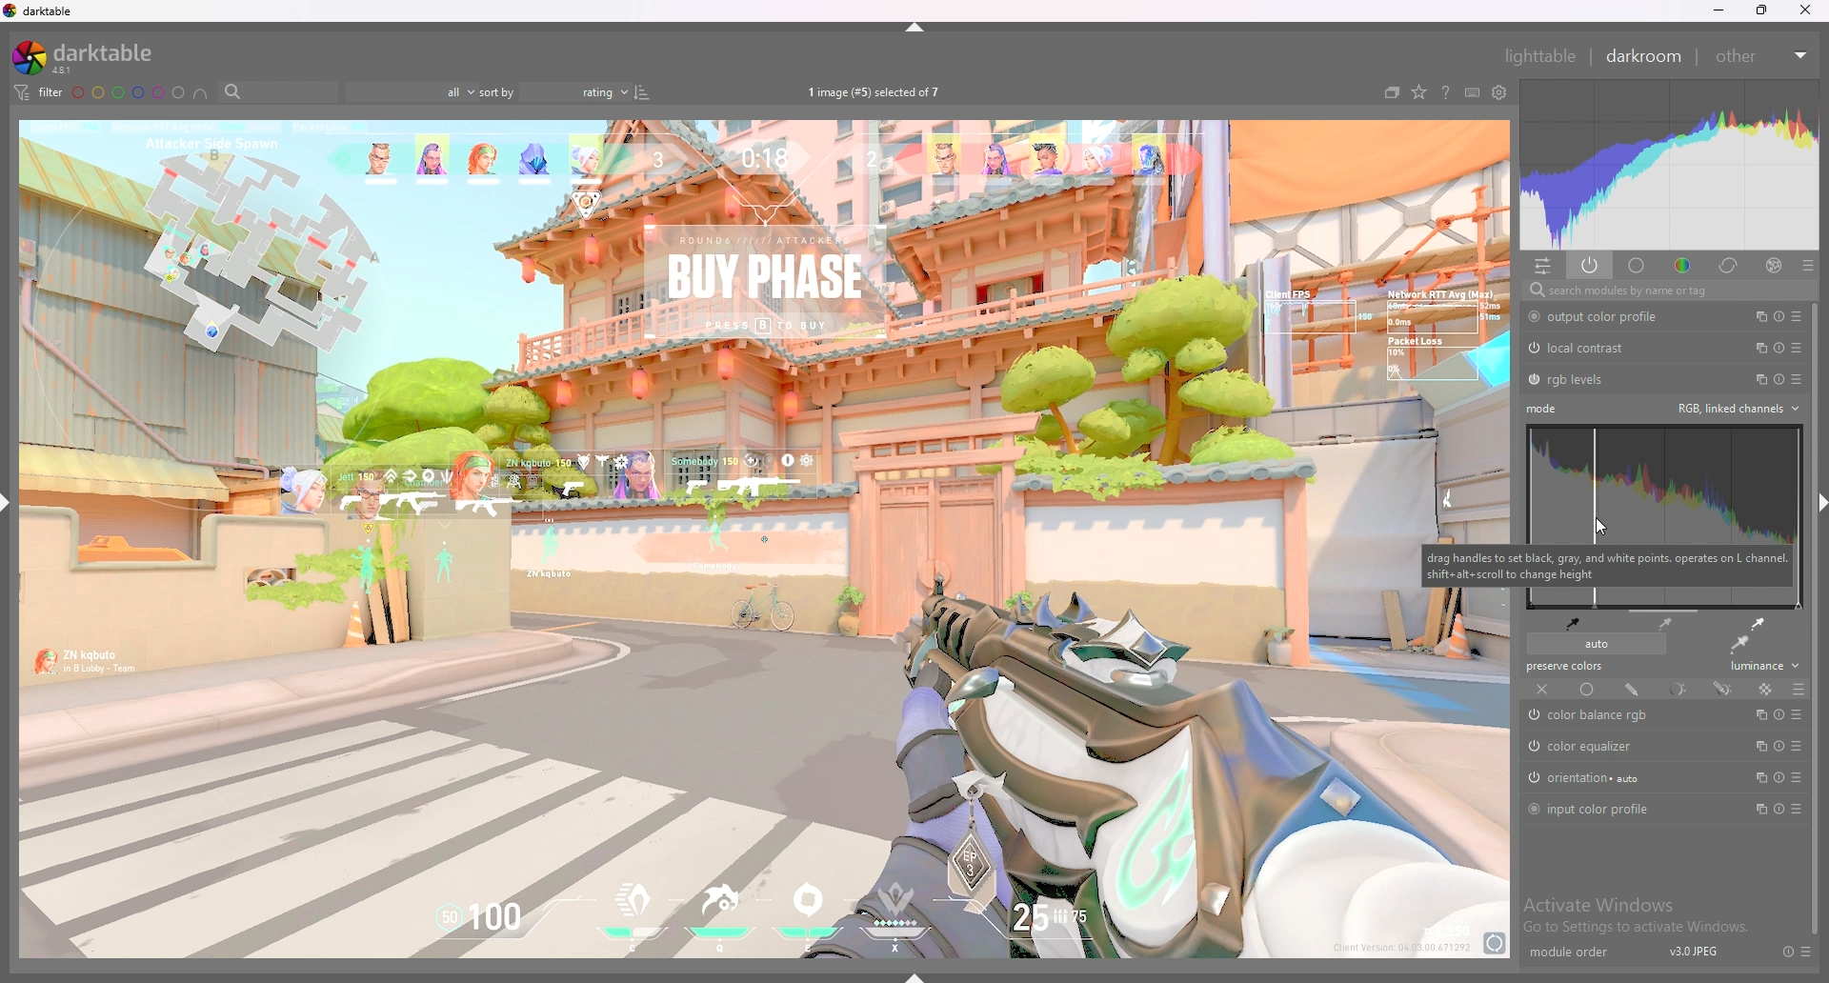 This screenshot has height=983, width=1829. I want to click on cursor, so click(1604, 527).